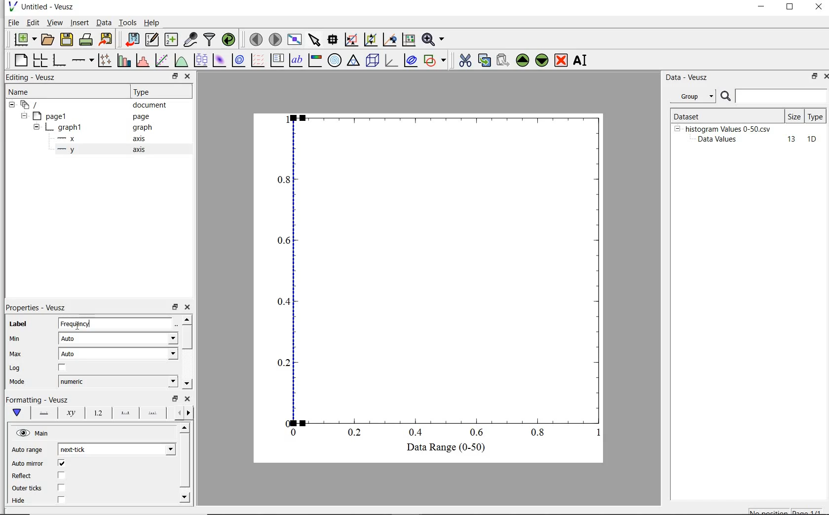 The image size is (829, 515). What do you see at coordinates (97, 413) in the screenshot?
I see `tick label` at bounding box center [97, 413].